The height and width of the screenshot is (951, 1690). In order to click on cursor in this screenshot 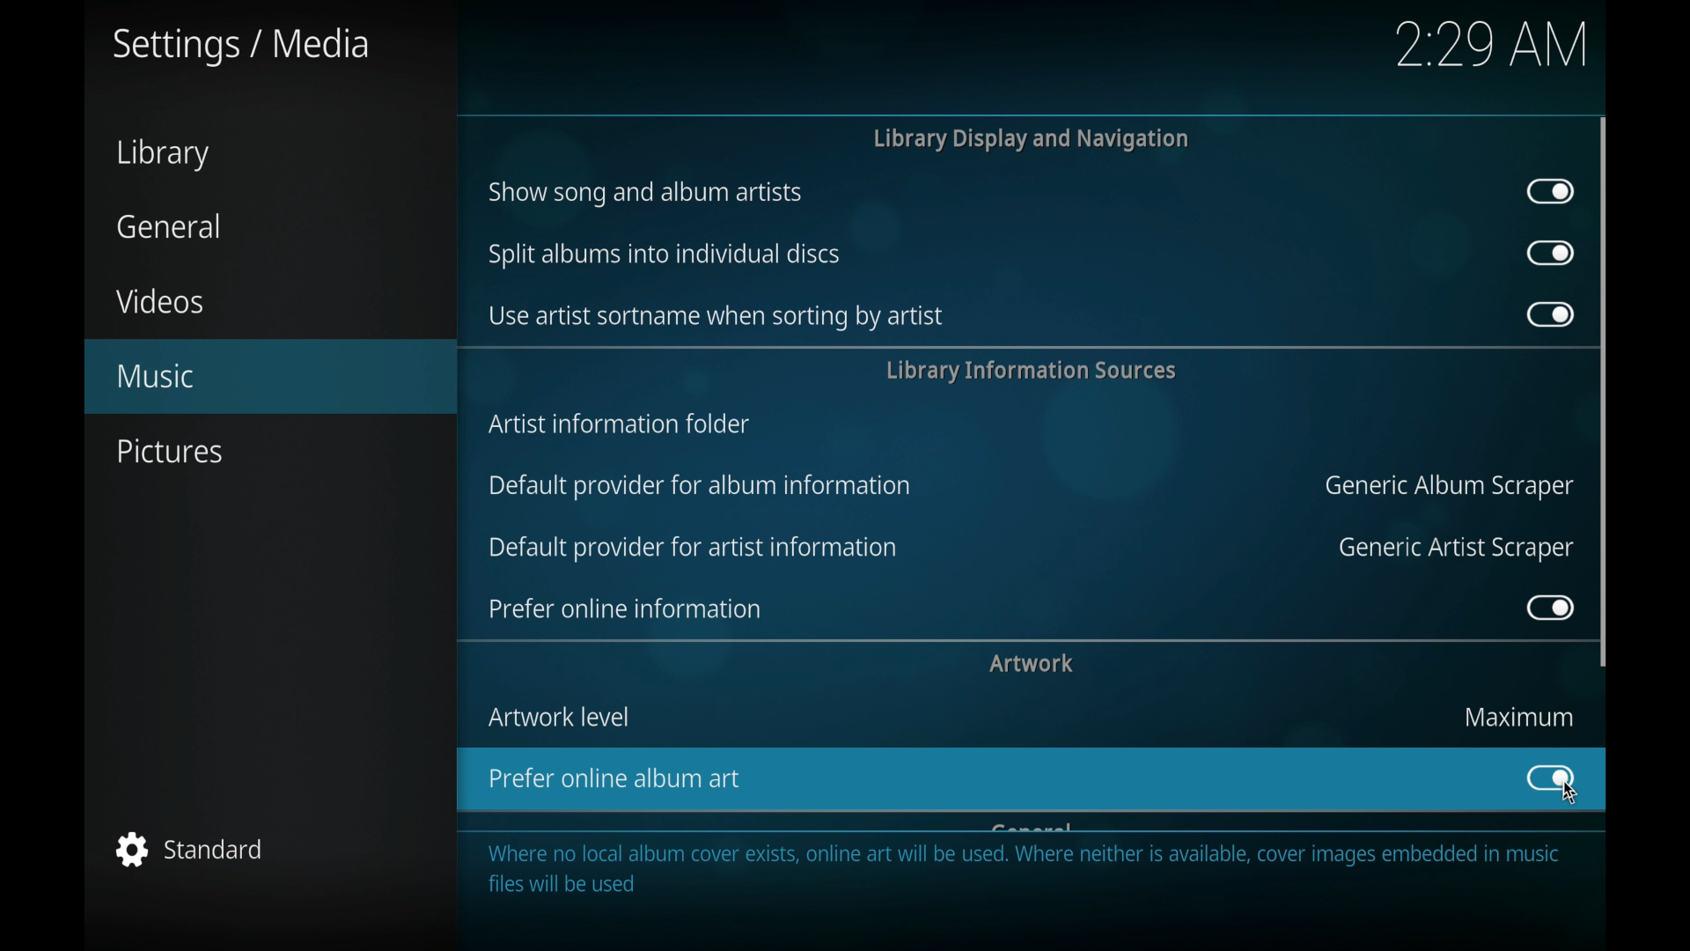, I will do `click(1571, 798)`.